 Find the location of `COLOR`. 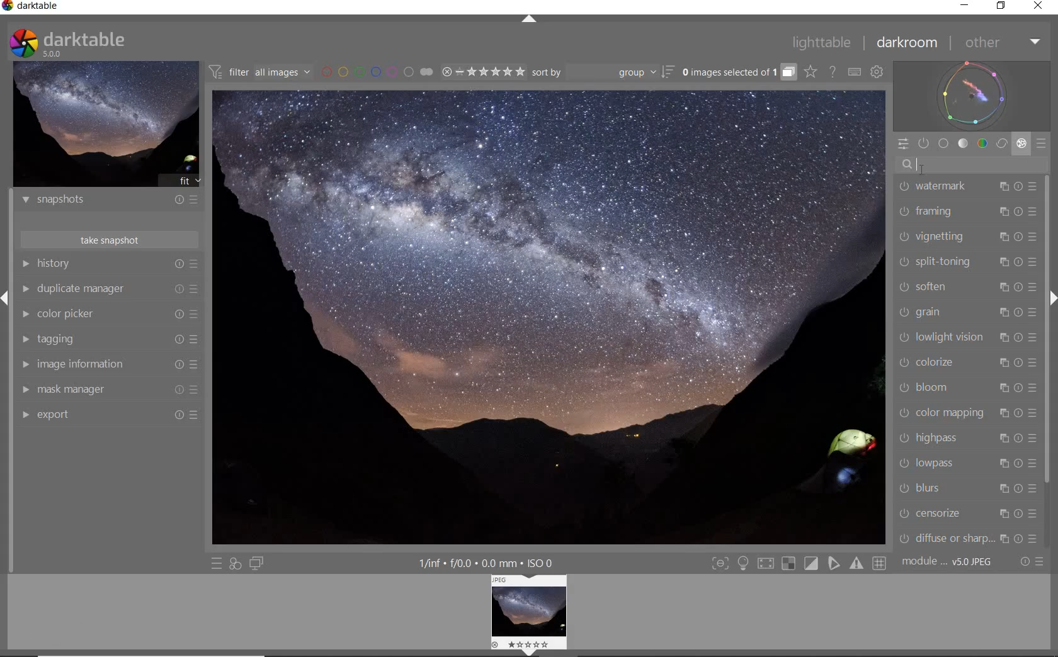

COLOR is located at coordinates (983, 144).